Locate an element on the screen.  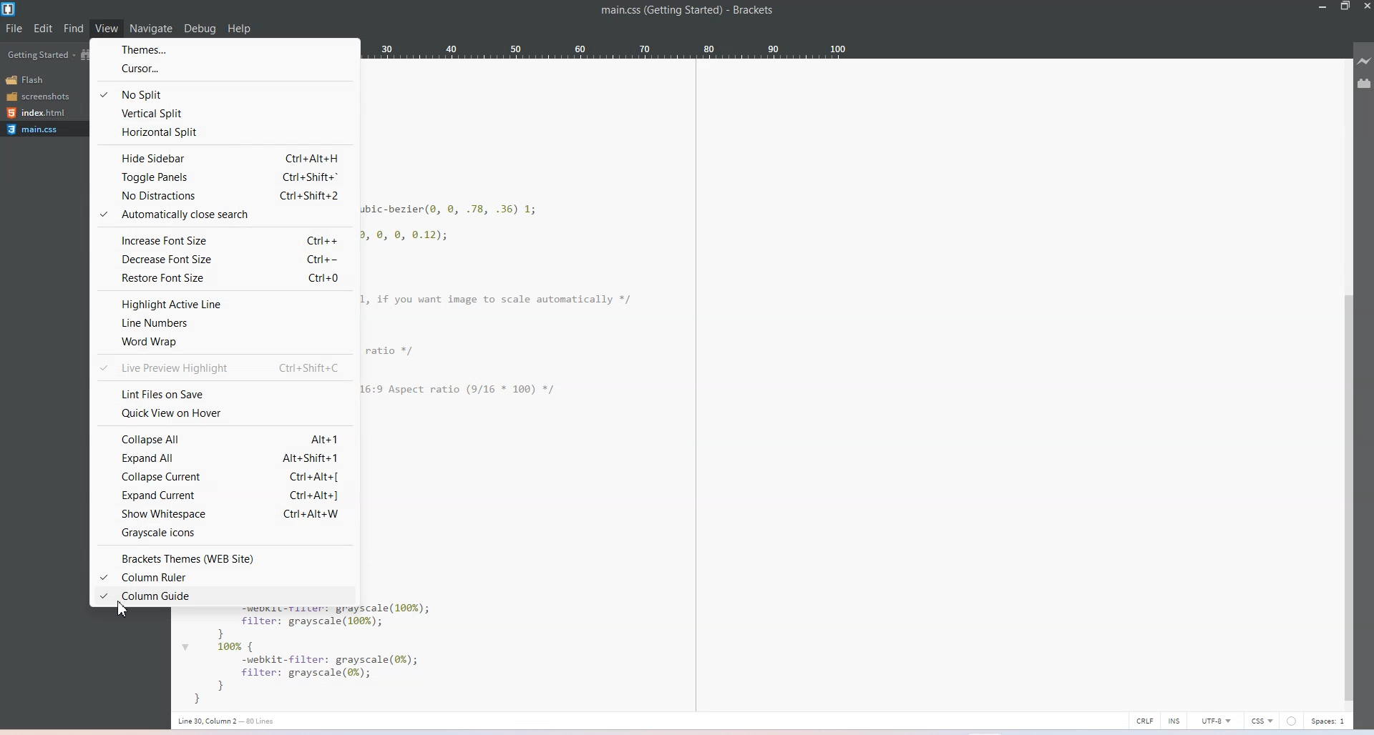
Decrease font size is located at coordinates (225, 259).